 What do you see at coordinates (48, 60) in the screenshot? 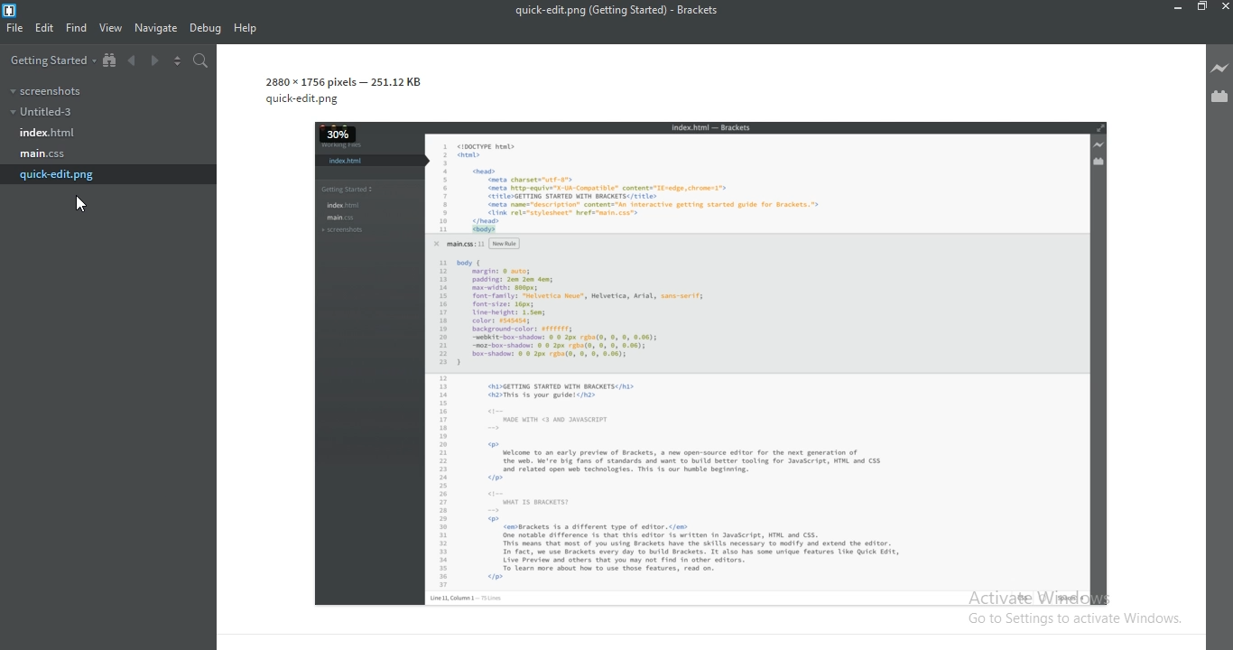
I see `getting started` at bounding box center [48, 60].